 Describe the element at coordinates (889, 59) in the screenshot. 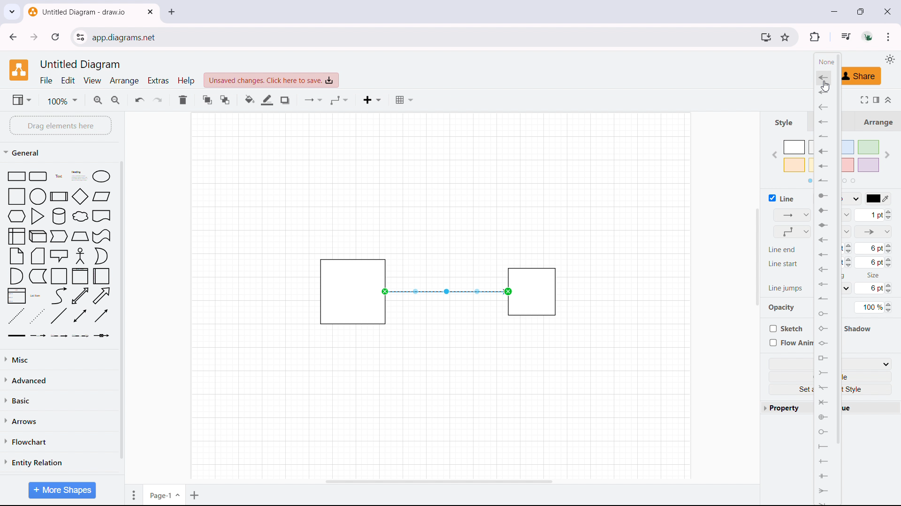

I see `select theme` at that location.